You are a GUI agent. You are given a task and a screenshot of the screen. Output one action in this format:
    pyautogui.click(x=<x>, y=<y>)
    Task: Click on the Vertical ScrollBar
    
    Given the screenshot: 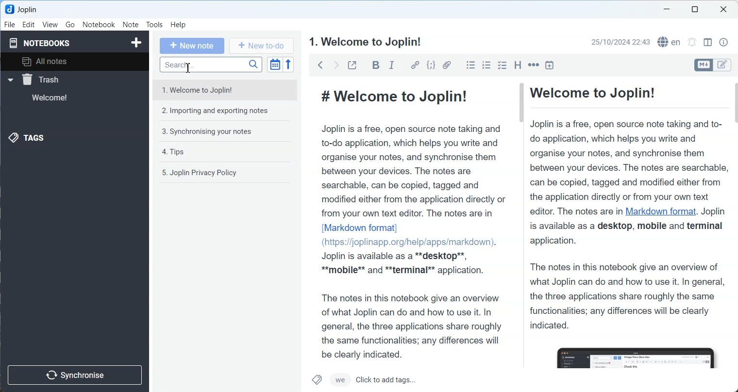 What is the action you would take?
    pyautogui.click(x=520, y=181)
    